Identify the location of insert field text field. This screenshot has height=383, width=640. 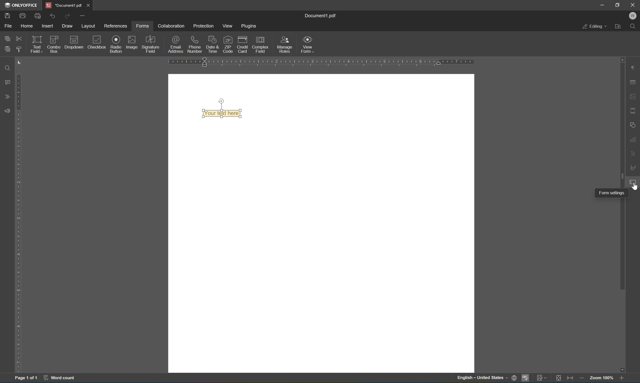
(64, 53).